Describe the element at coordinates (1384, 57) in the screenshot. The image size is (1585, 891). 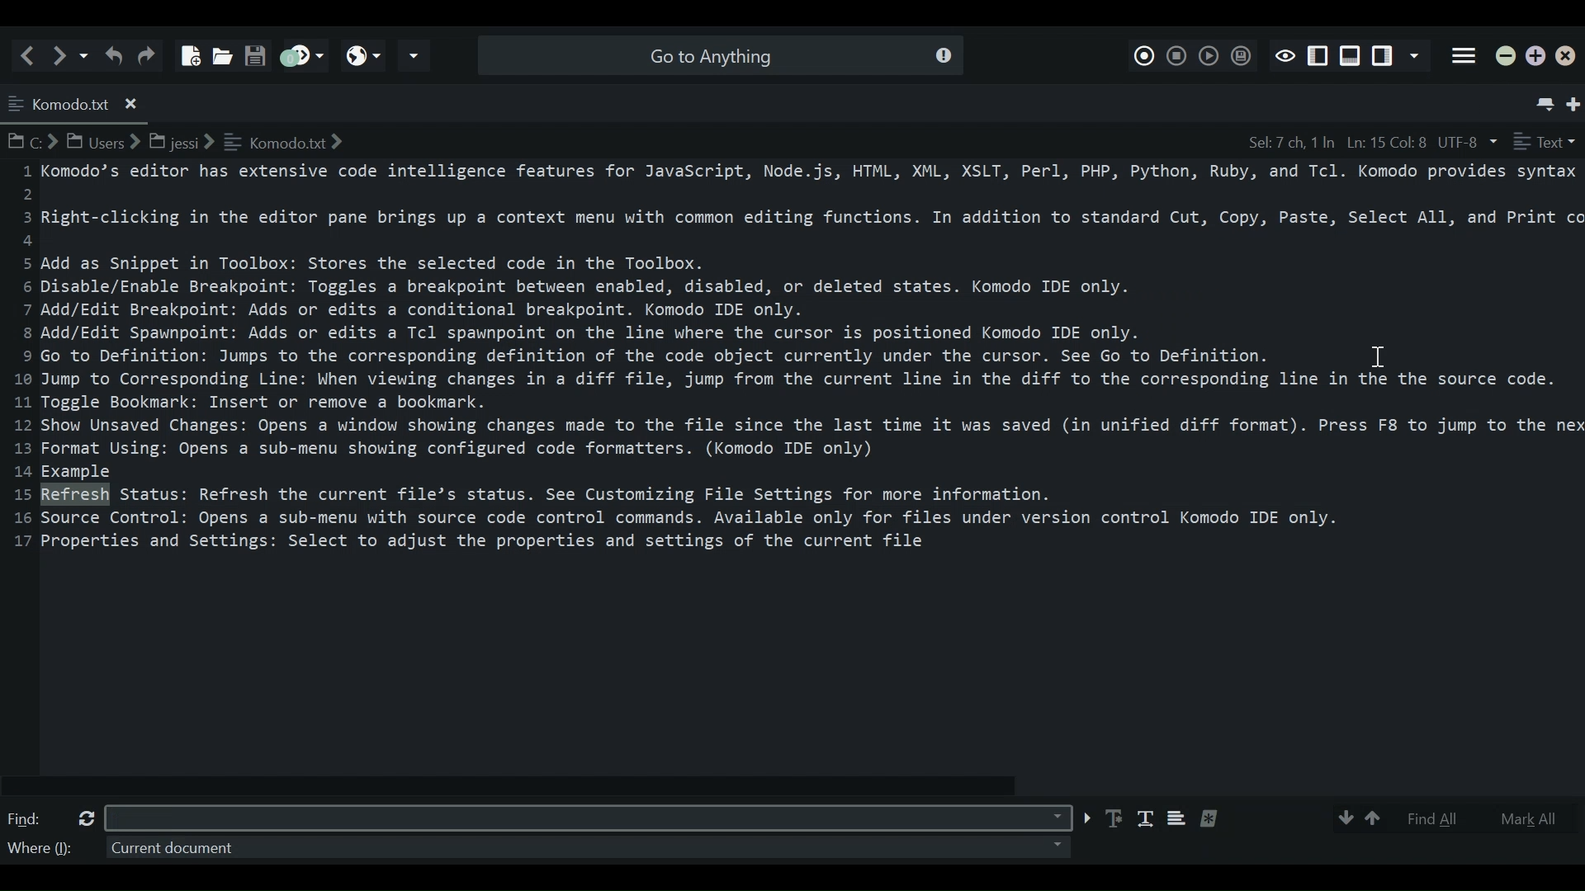
I see `Show/Hide Left Pane ` at that location.